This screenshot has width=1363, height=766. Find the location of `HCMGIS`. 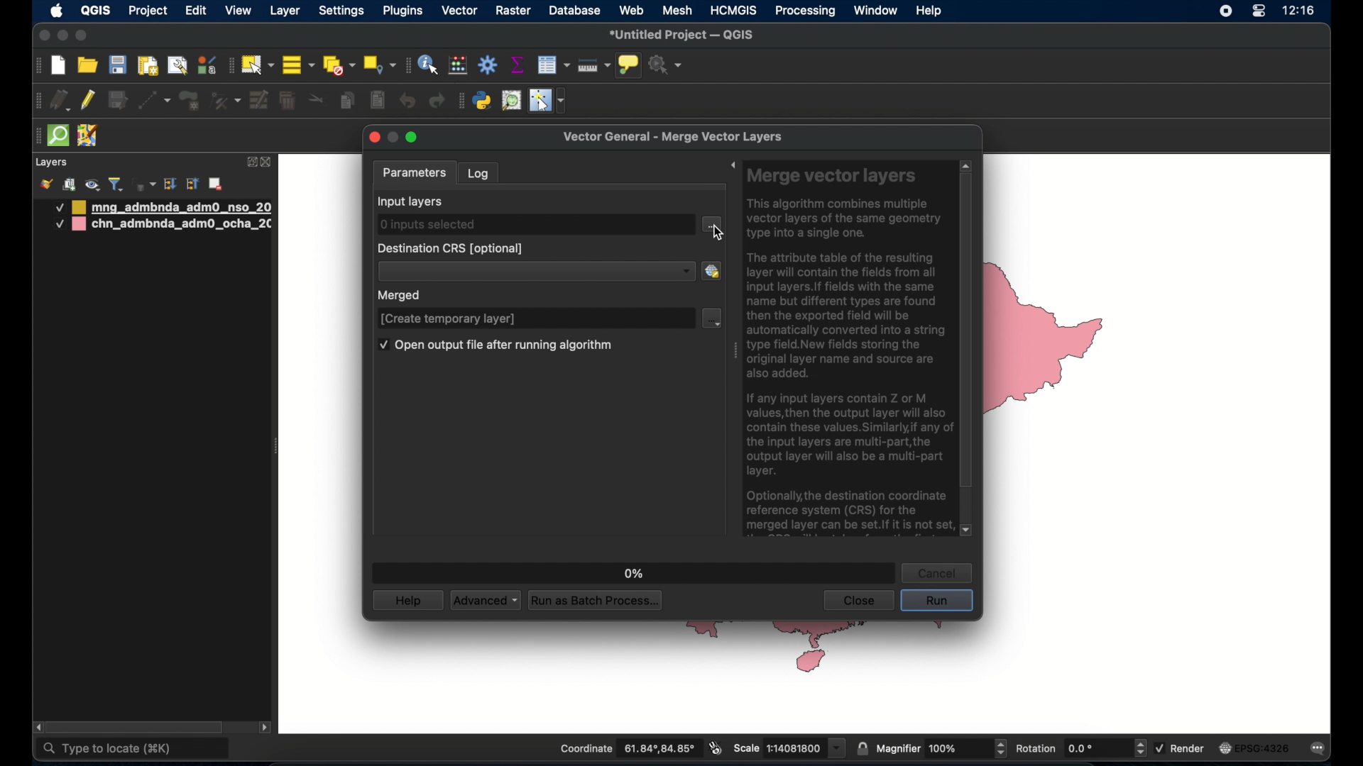

HCMGIS is located at coordinates (733, 10).